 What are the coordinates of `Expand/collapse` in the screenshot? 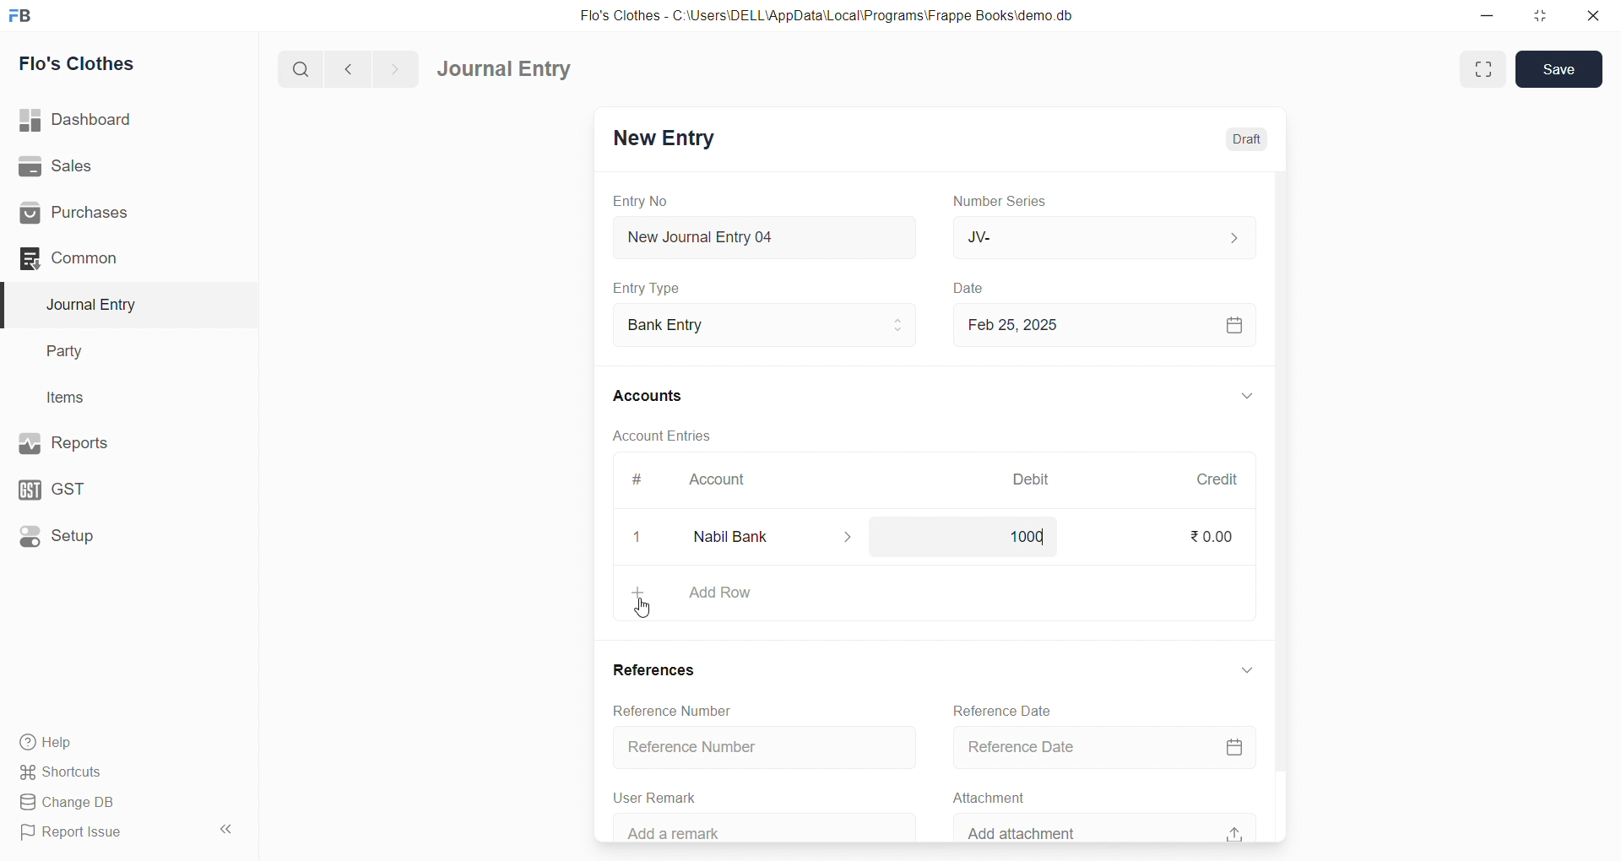 It's located at (1237, 669).